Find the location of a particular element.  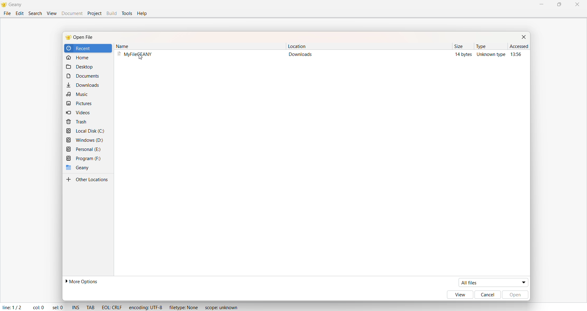

Close is located at coordinates (577, 5).